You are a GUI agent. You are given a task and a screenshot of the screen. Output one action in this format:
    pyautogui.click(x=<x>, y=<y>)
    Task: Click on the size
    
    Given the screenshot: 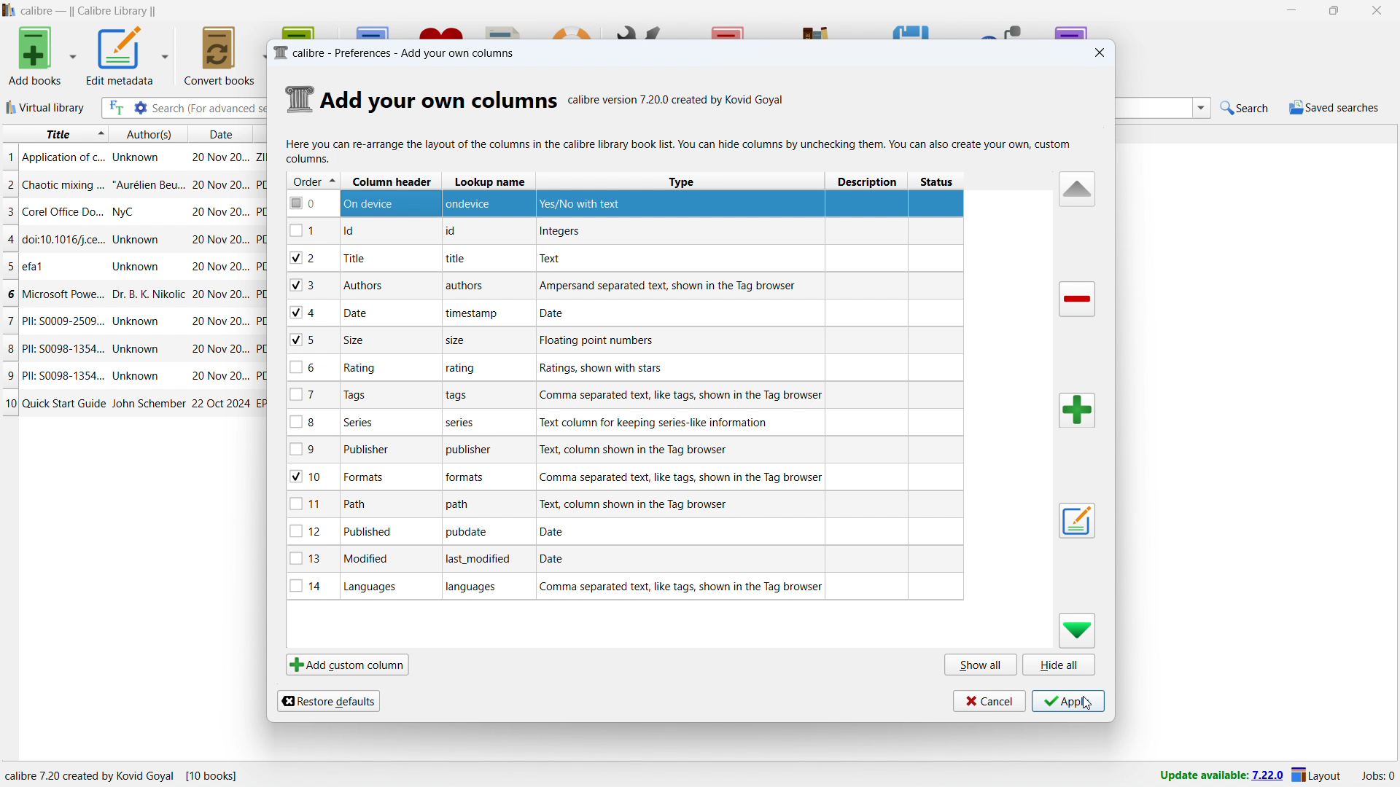 What is the action you would take?
    pyautogui.click(x=356, y=340)
    